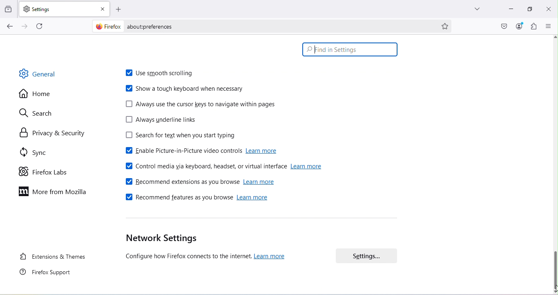 Image resolution: width=558 pixels, height=295 pixels. What do you see at coordinates (554, 286) in the screenshot?
I see `cursor` at bounding box center [554, 286].